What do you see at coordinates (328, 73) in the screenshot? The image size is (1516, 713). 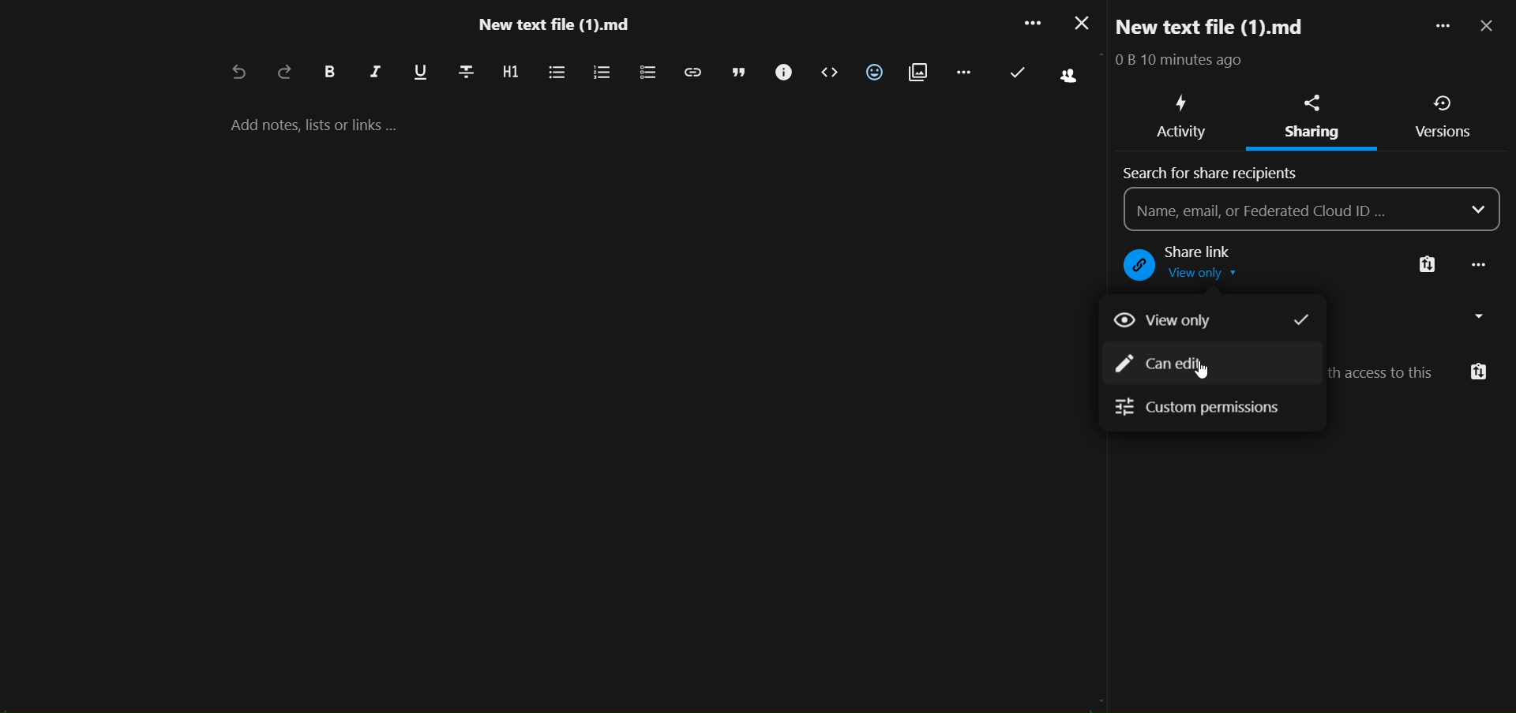 I see `bold` at bounding box center [328, 73].